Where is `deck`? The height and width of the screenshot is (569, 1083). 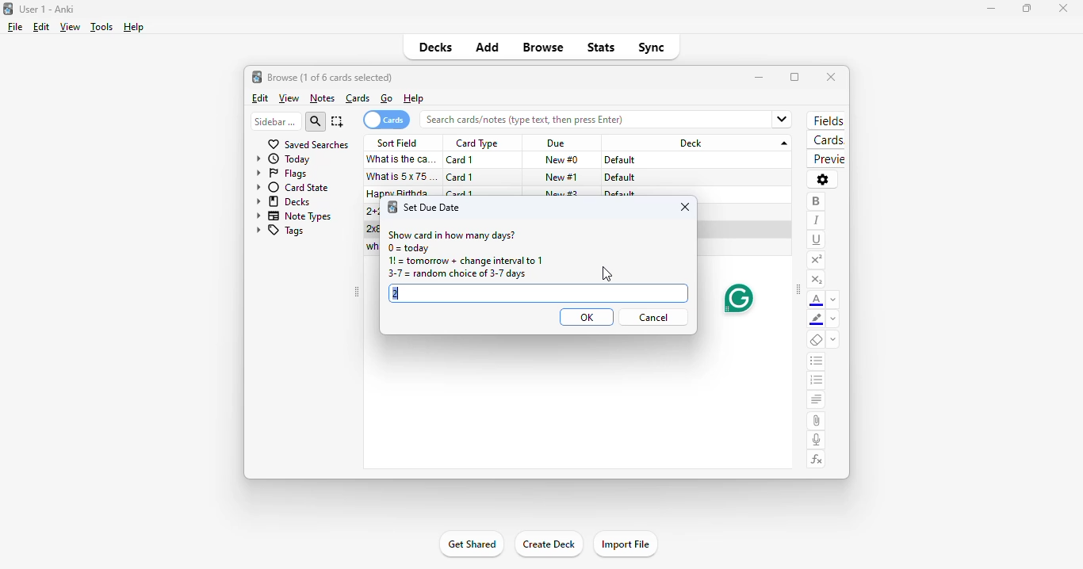 deck is located at coordinates (699, 143).